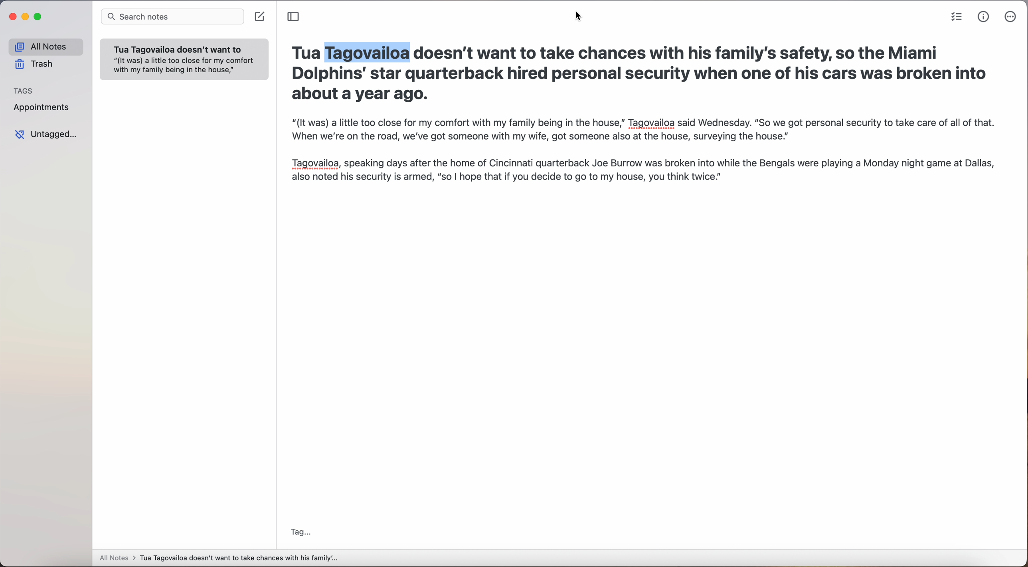 The height and width of the screenshot is (567, 1028). Describe the element at coordinates (172, 17) in the screenshot. I see `search bar` at that location.